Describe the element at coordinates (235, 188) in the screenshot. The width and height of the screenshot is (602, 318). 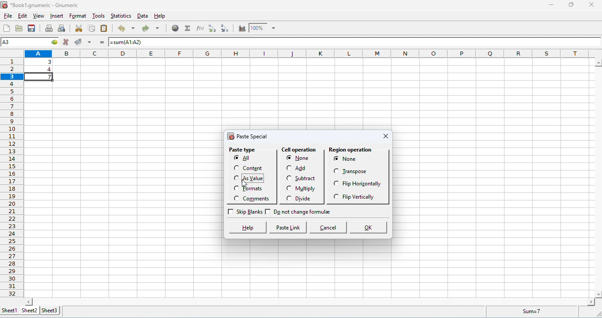
I see `Checkbox` at that location.